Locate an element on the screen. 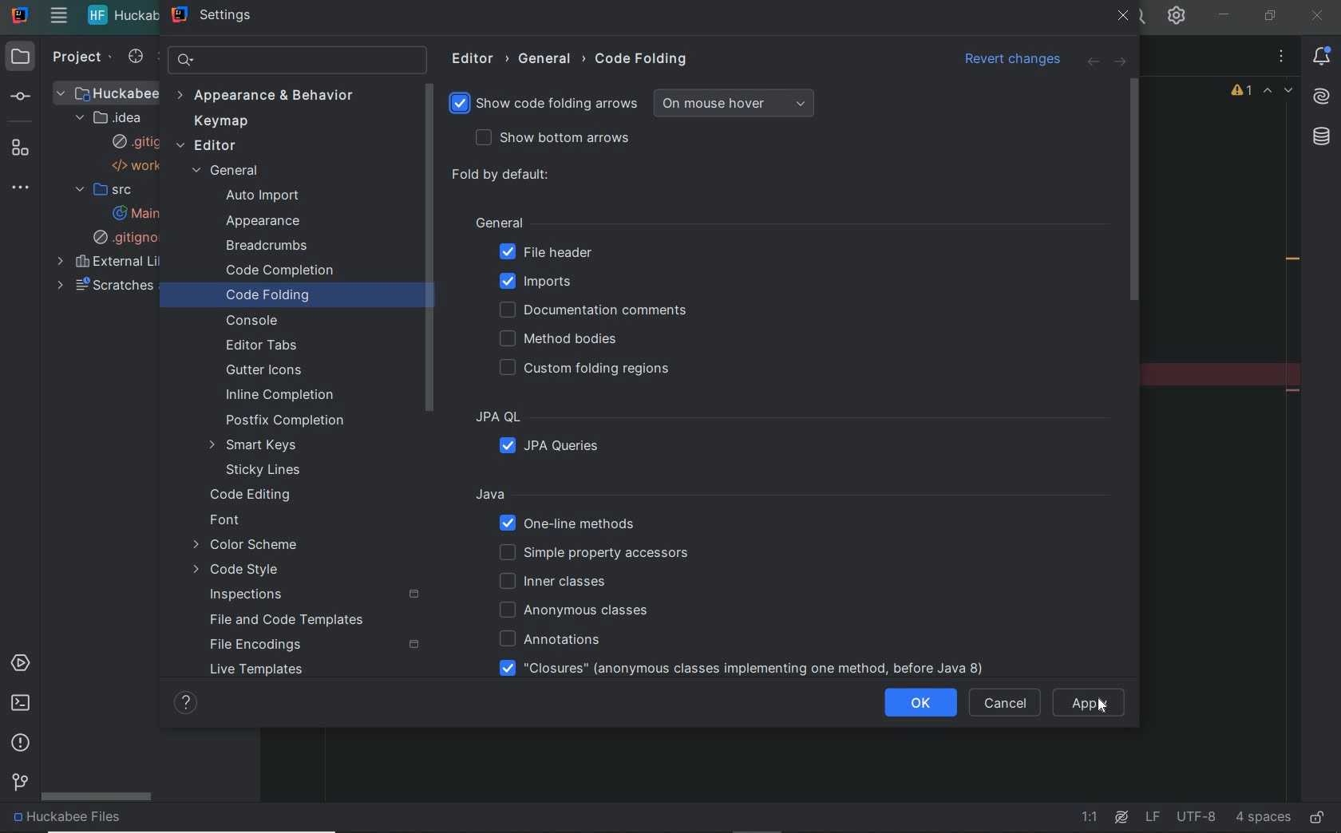 This screenshot has height=833, width=1341. project is located at coordinates (76, 60).